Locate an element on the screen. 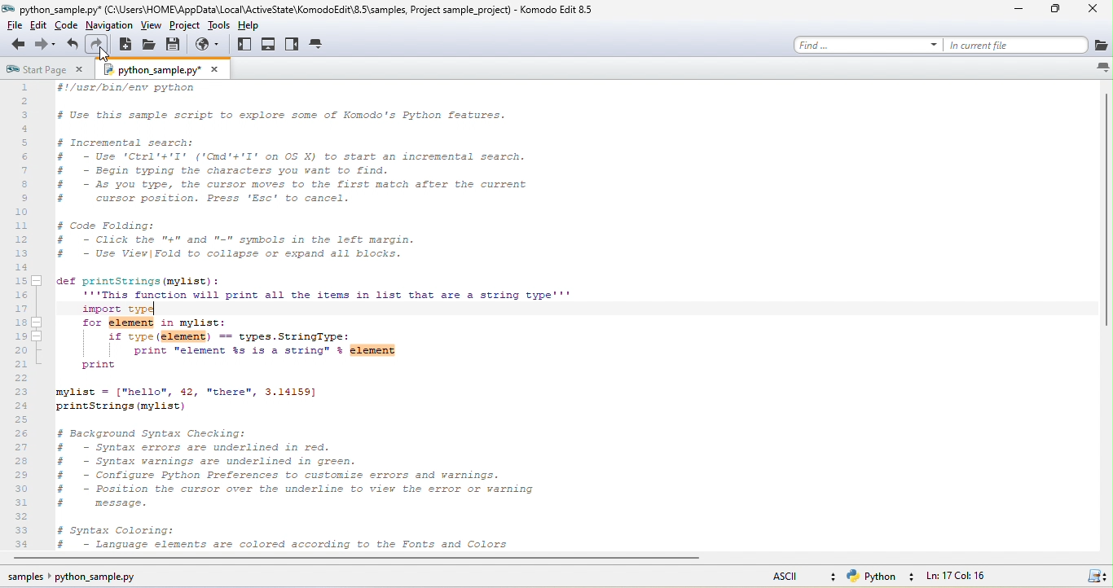 The image size is (1113, 588). show /hide bottom pane is located at coordinates (271, 45).